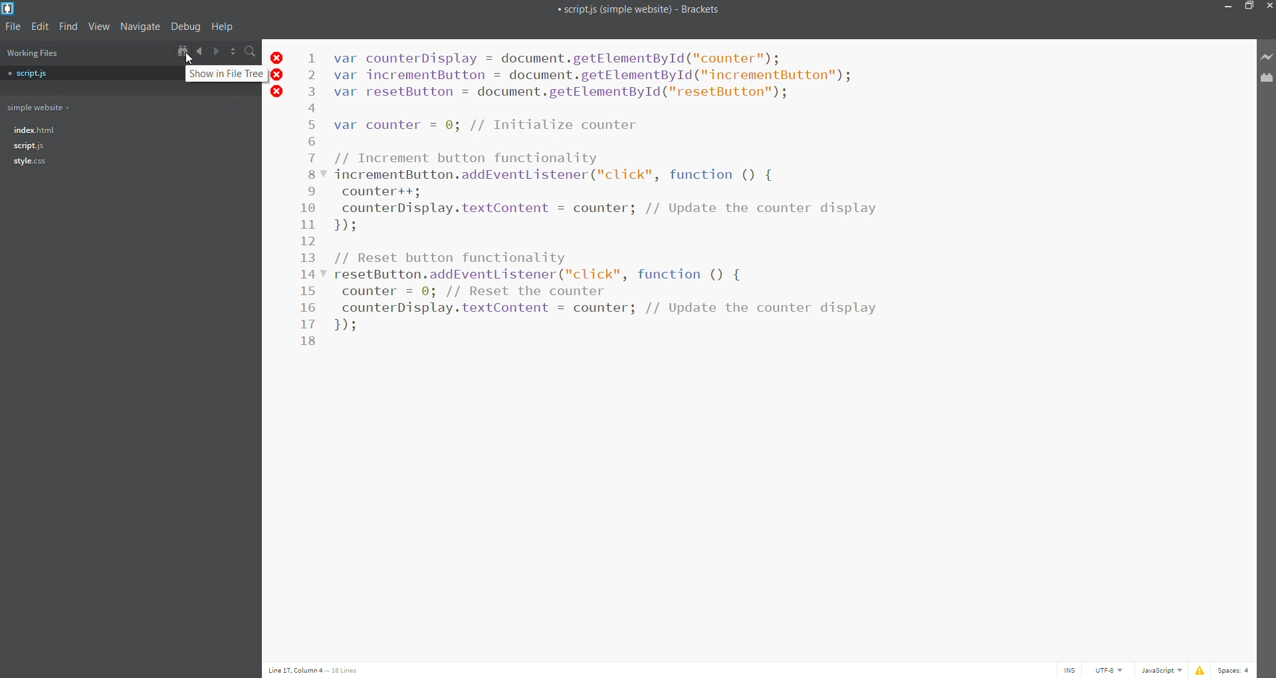  Describe the element at coordinates (1267, 56) in the screenshot. I see `live preview` at that location.